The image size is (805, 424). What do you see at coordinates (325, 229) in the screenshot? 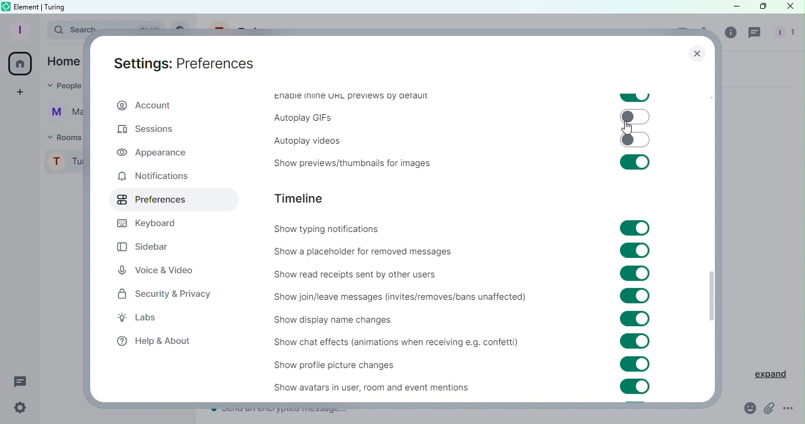
I see `Show typing notifications` at bounding box center [325, 229].